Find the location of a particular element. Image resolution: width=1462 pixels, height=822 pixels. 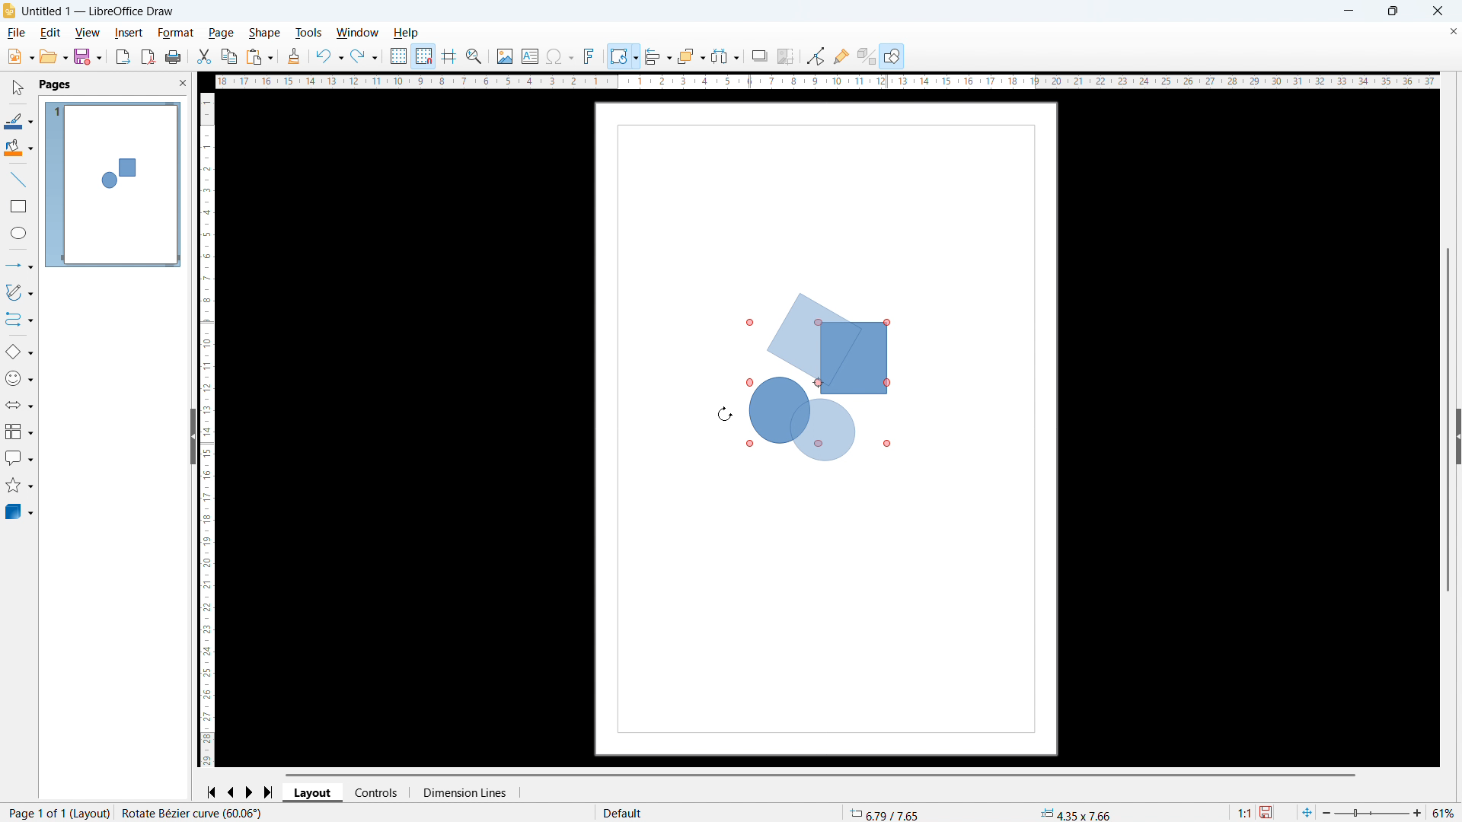

select  is located at coordinates (19, 88).